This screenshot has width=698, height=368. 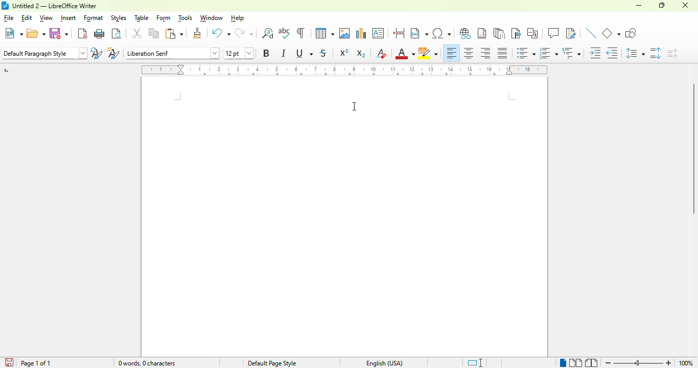 What do you see at coordinates (405, 54) in the screenshot?
I see `font color` at bounding box center [405, 54].